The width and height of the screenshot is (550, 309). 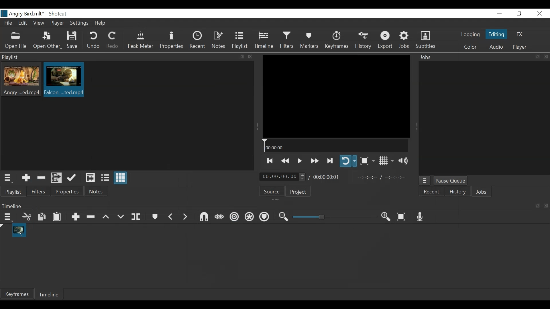 What do you see at coordinates (270, 161) in the screenshot?
I see `Skip to the previous point` at bounding box center [270, 161].